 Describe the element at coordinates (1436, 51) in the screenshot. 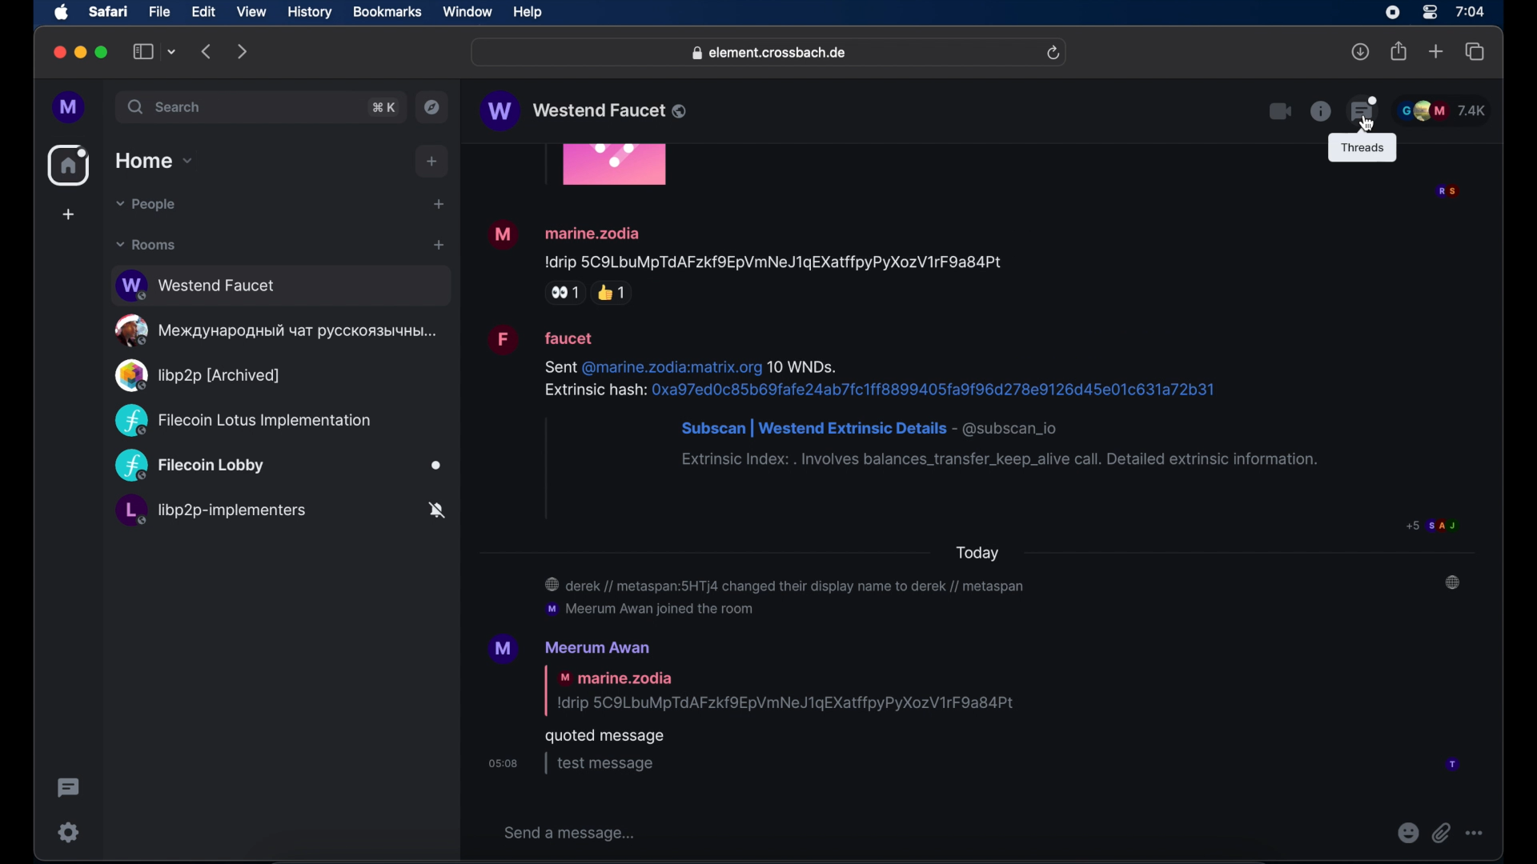

I see `new tab` at that location.